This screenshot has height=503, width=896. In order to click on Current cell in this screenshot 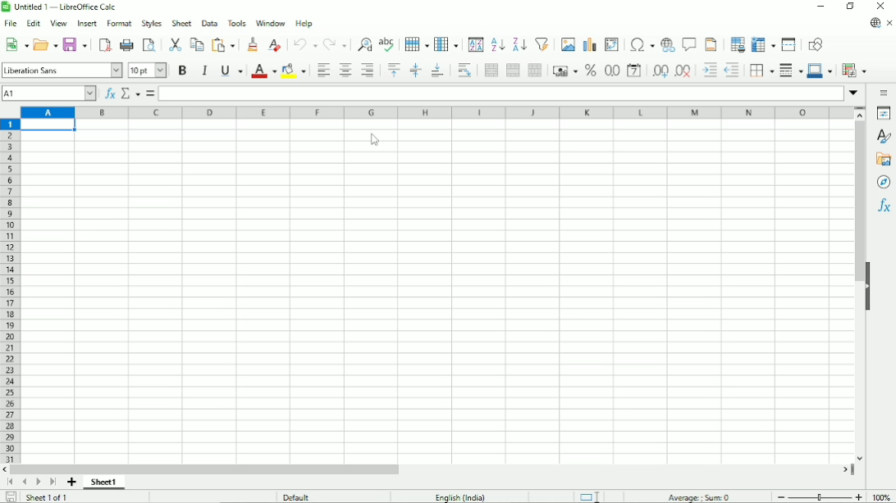, I will do `click(48, 93)`.